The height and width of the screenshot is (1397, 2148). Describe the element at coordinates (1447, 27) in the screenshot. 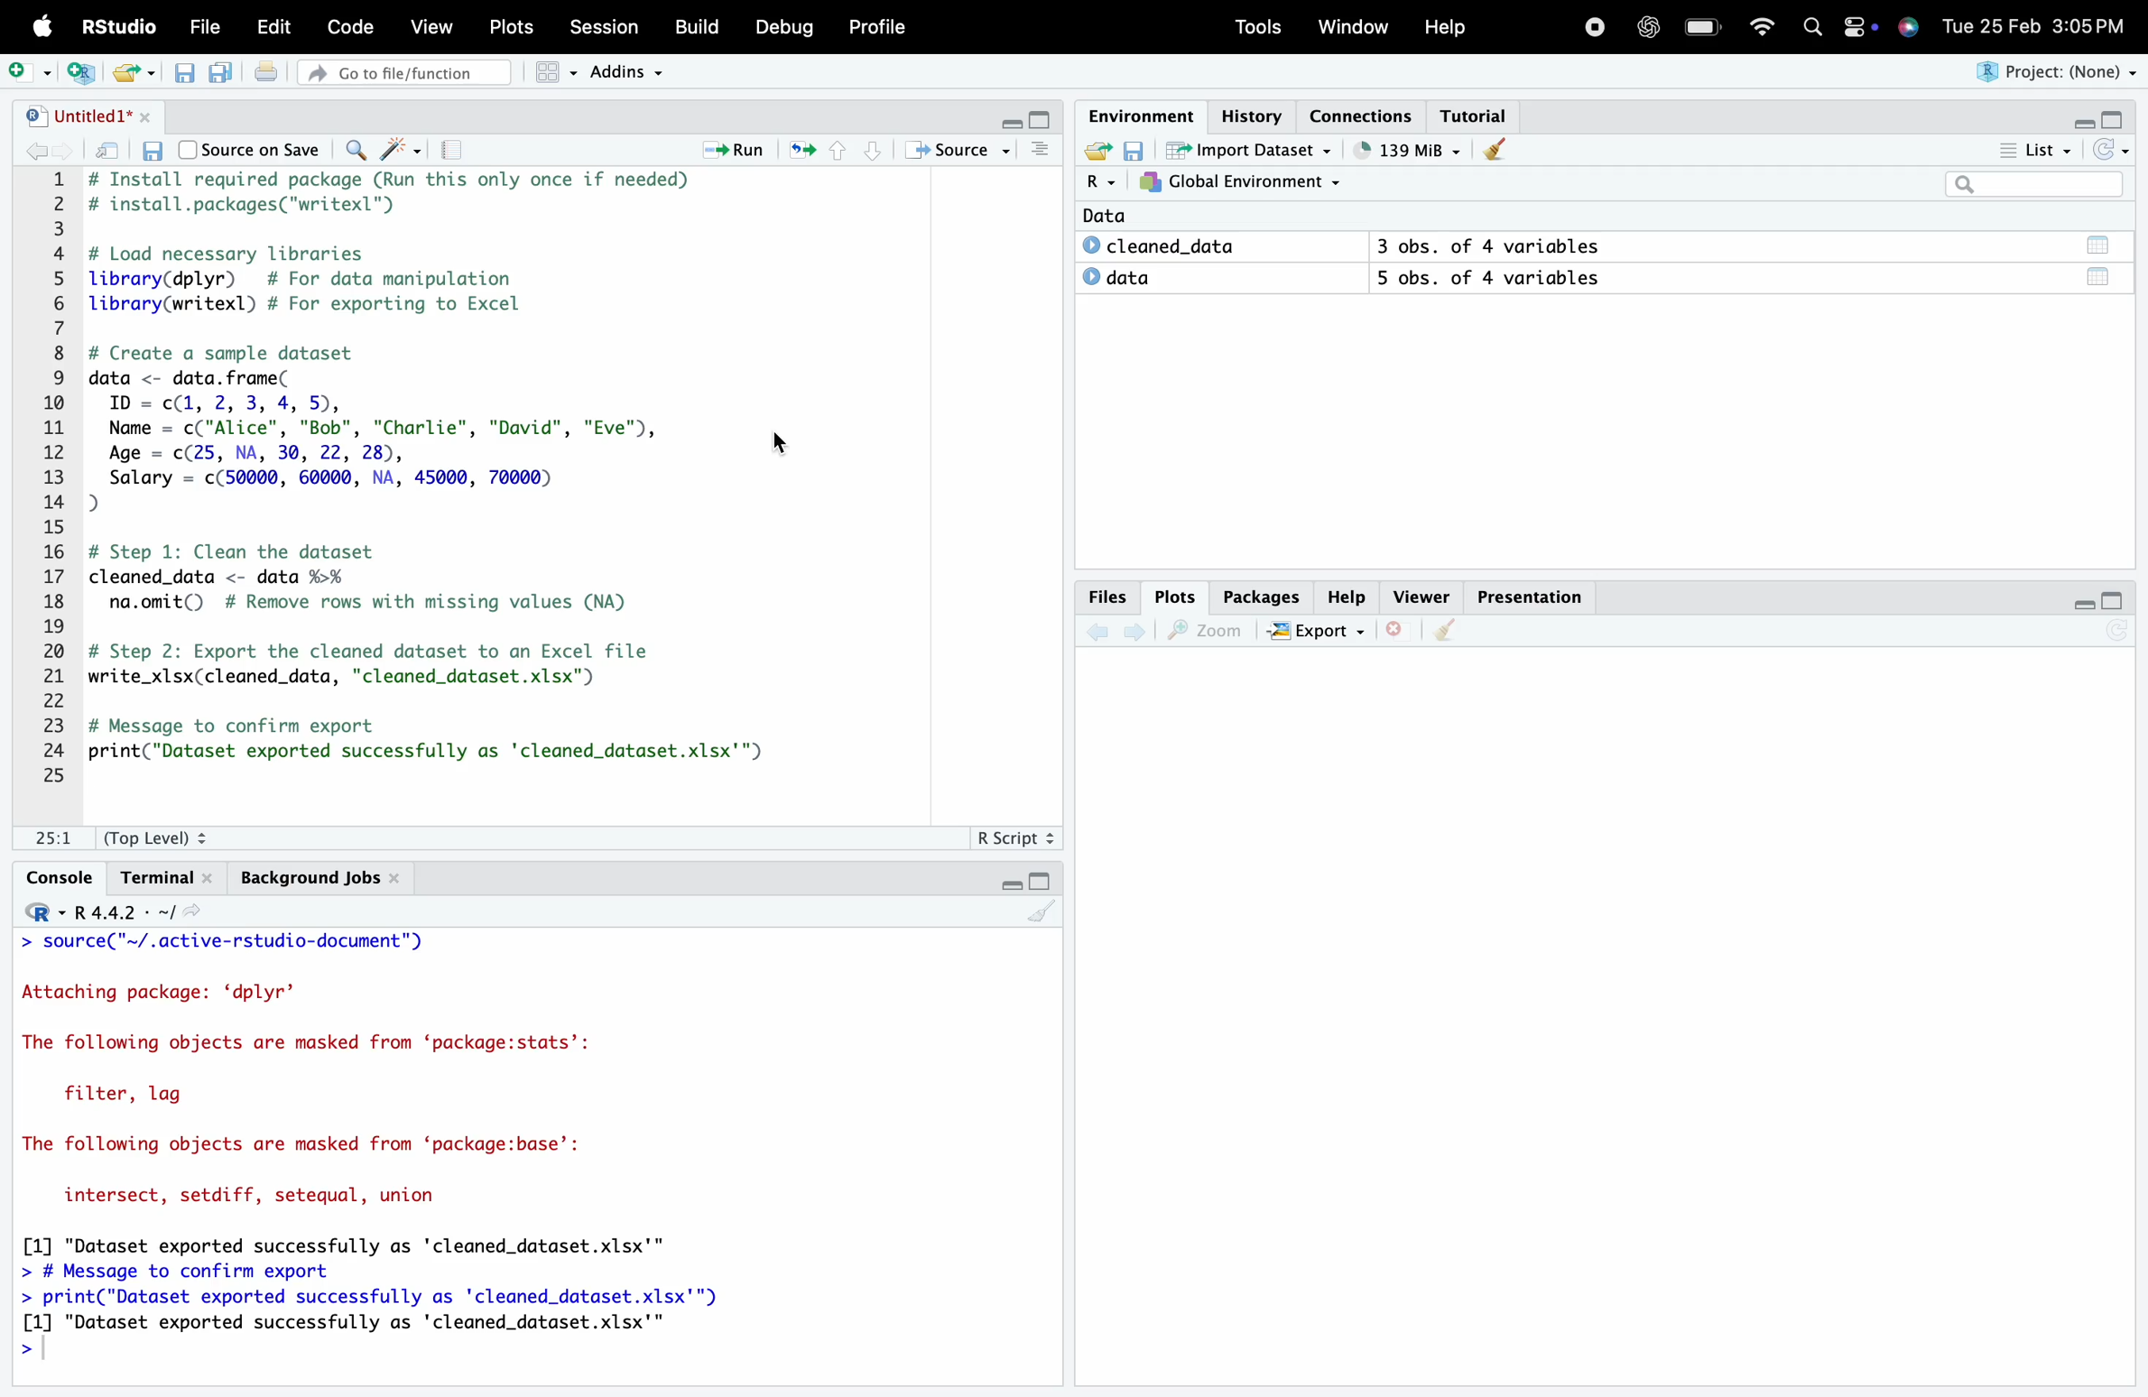

I see `Help` at that location.